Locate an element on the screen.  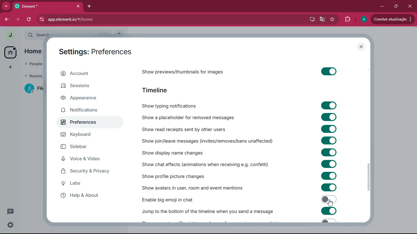
restore down  is located at coordinates (397, 6).